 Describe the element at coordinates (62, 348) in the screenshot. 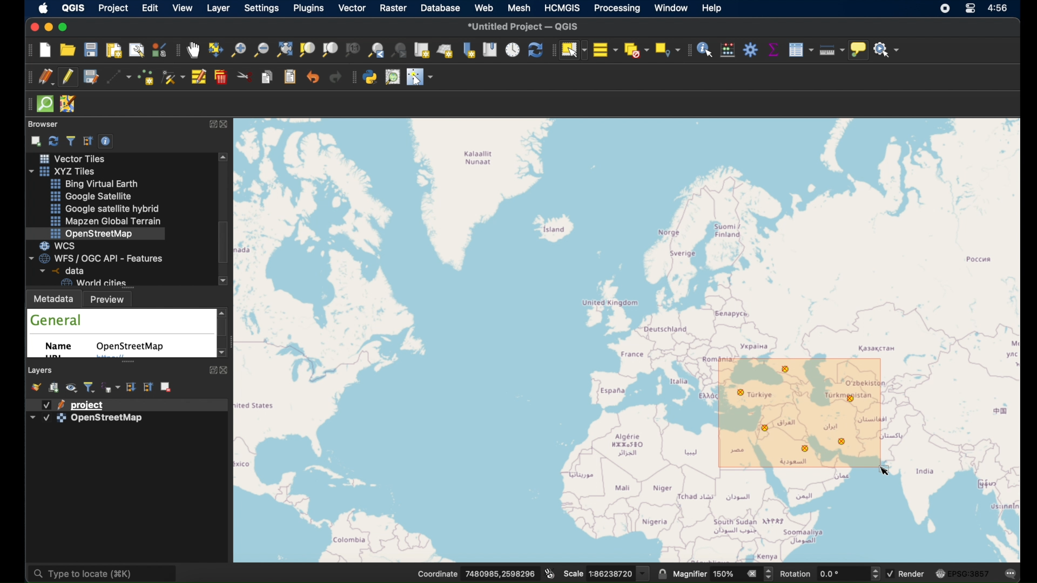

I see `name` at that location.